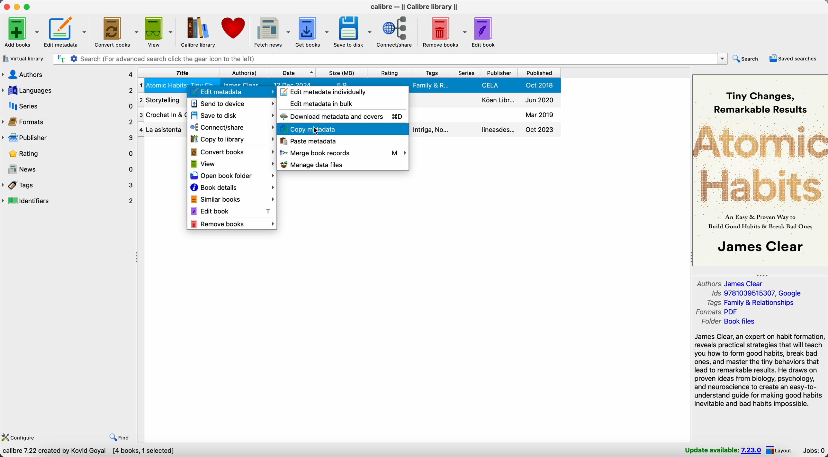 Image resolution: width=828 pixels, height=457 pixels. I want to click on title, so click(179, 72).